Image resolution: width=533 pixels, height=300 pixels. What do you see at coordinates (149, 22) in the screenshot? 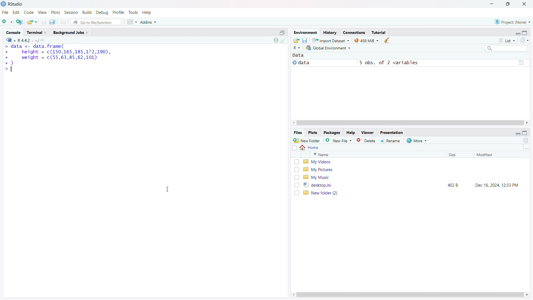
I see `addins` at bounding box center [149, 22].